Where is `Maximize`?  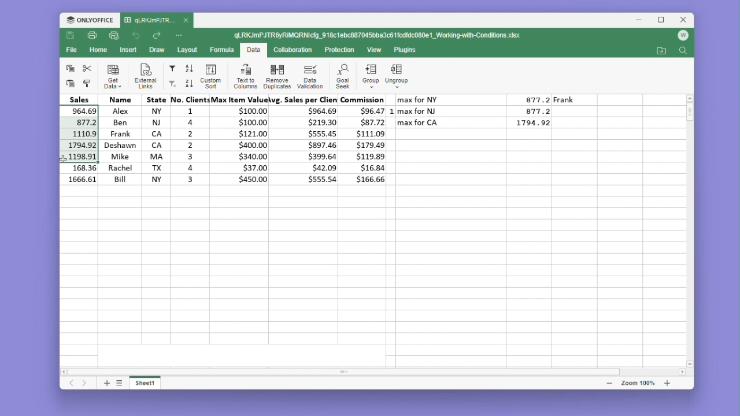 Maximize is located at coordinates (664, 20).